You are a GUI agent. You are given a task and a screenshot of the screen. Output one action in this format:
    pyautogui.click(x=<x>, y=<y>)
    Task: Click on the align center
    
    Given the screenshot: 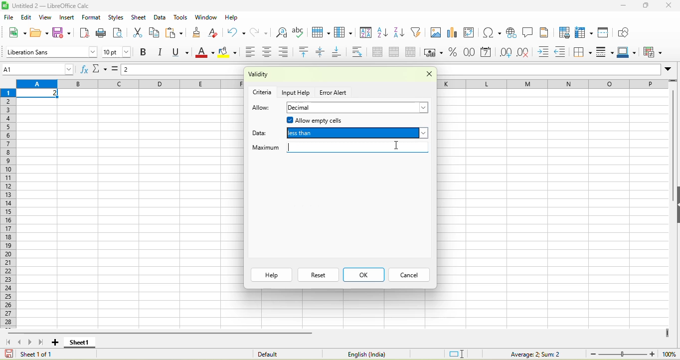 What is the action you would take?
    pyautogui.click(x=269, y=53)
    